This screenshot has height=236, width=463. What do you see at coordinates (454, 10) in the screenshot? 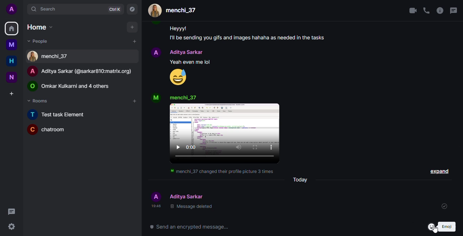
I see `threads` at bounding box center [454, 10].